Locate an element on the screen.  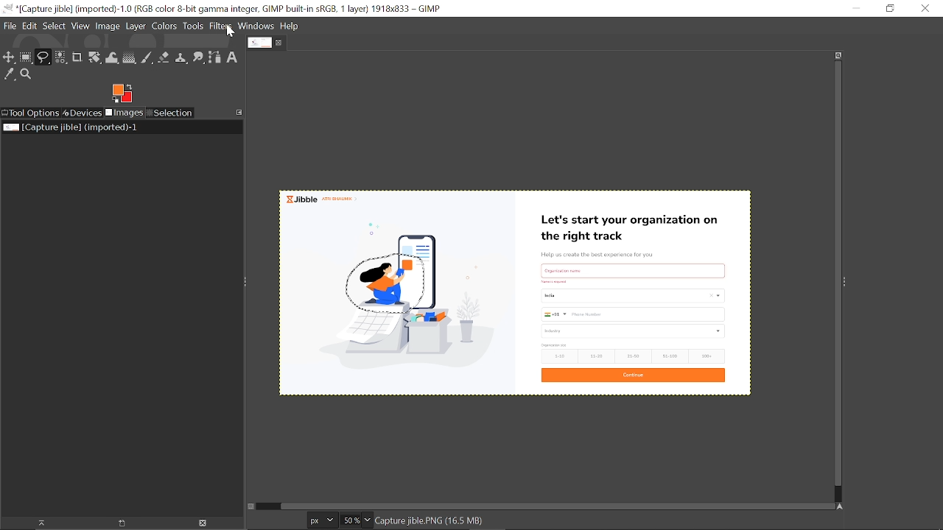
Delete is located at coordinates (202, 523).